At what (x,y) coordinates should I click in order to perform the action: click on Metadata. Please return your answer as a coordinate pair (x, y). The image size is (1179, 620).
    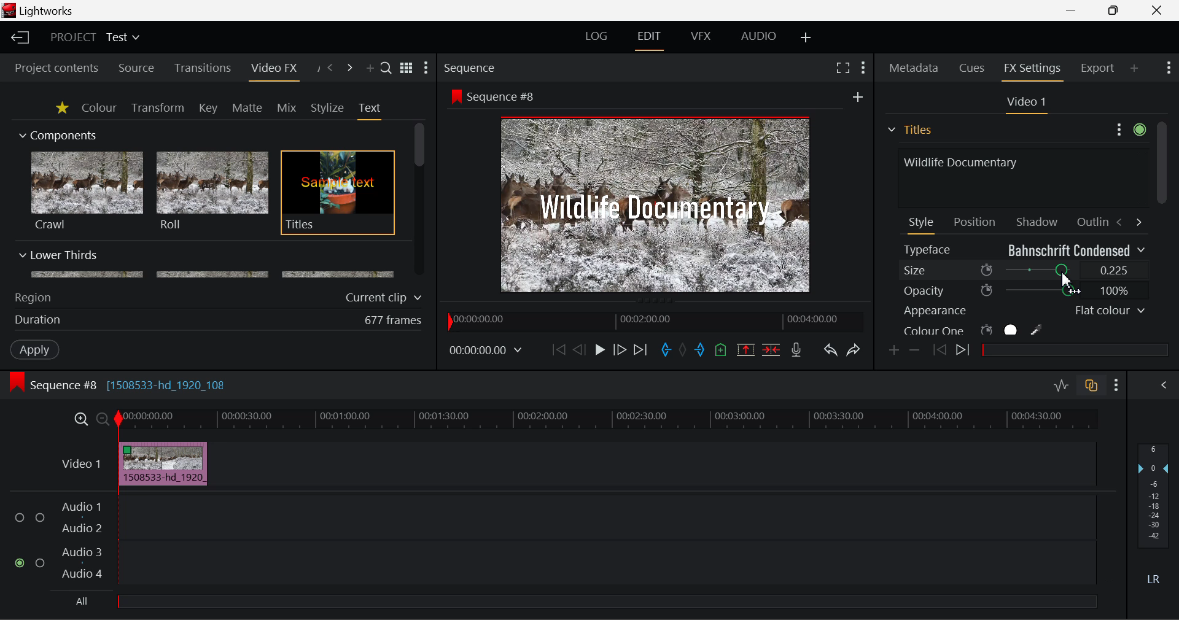
    Looking at the image, I should click on (914, 69).